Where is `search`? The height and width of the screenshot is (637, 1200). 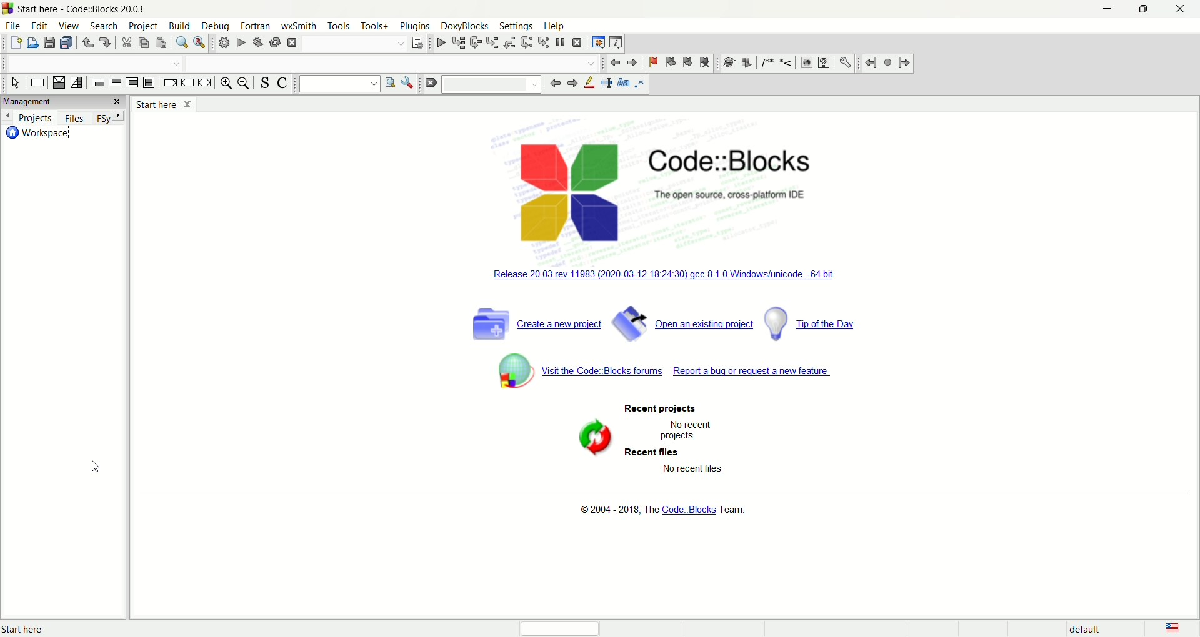
search is located at coordinates (102, 27).